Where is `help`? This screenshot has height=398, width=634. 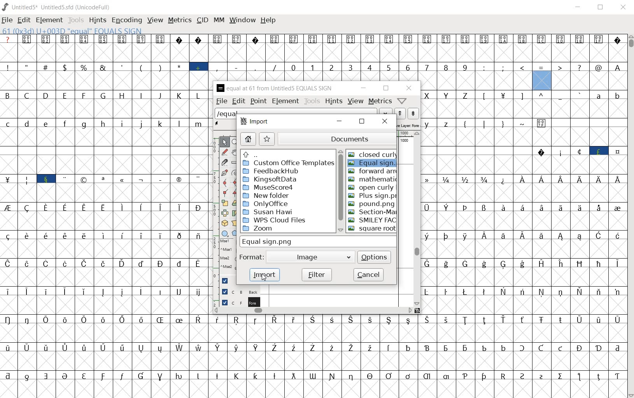 help is located at coordinates (268, 22).